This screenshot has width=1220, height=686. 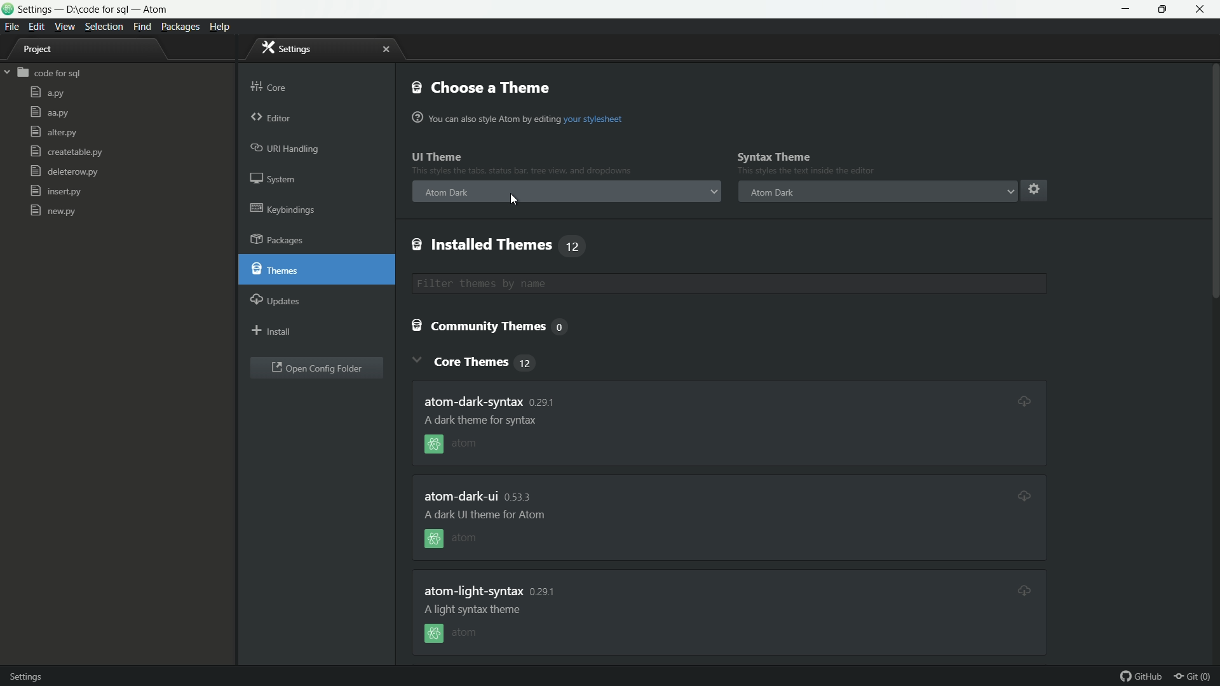 What do you see at coordinates (50, 74) in the screenshot?
I see `folder name` at bounding box center [50, 74].